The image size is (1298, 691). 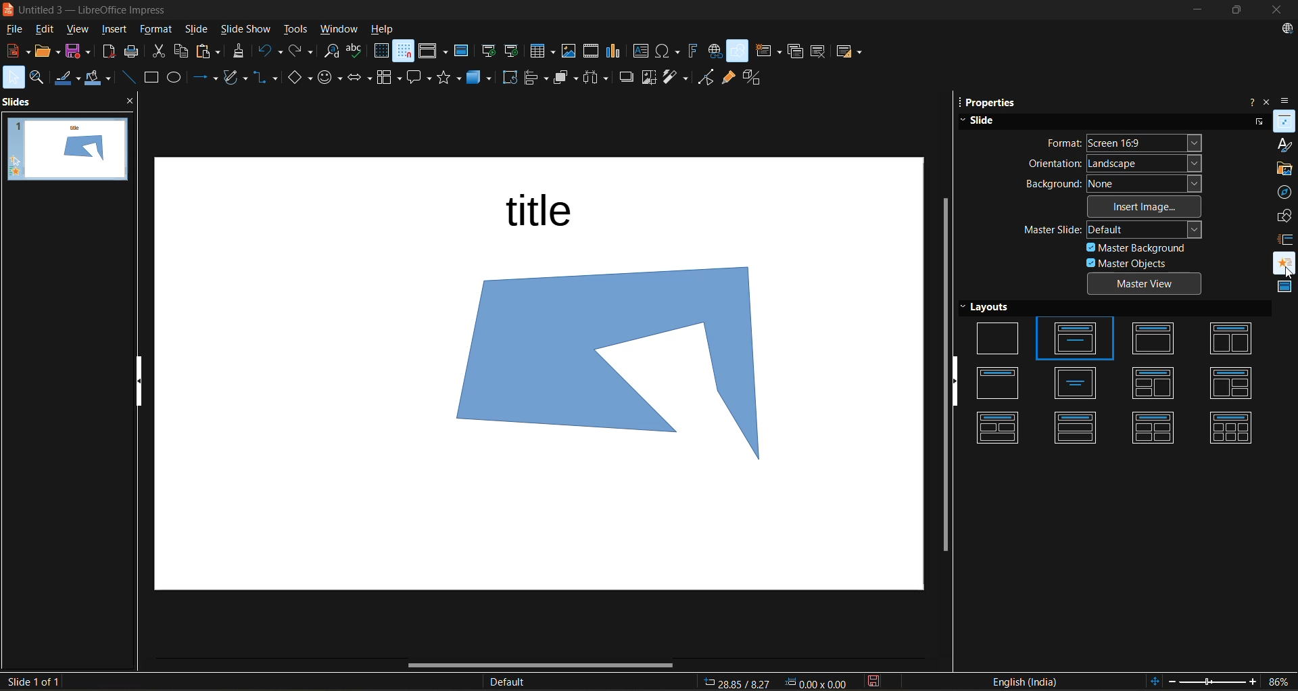 What do you see at coordinates (542, 52) in the screenshot?
I see `table` at bounding box center [542, 52].